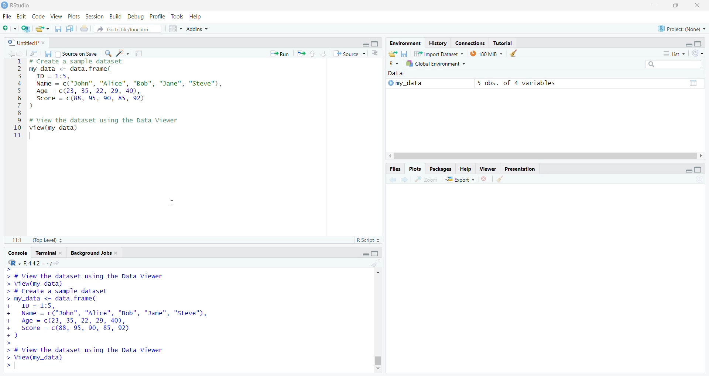 This screenshot has width=709, height=376. I want to click on Debug, so click(136, 17).